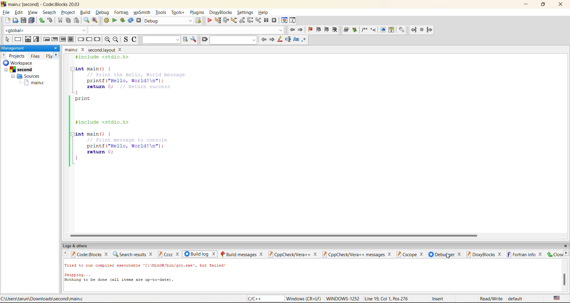  What do you see at coordinates (198, 12) in the screenshot?
I see `plugins` at bounding box center [198, 12].